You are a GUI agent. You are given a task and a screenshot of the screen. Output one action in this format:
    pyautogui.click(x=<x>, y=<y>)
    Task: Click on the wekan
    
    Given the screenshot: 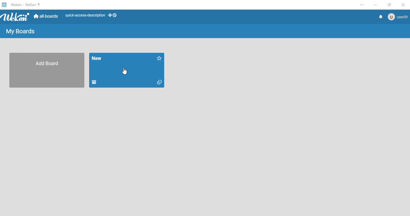 What is the action you would take?
    pyautogui.click(x=15, y=16)
    